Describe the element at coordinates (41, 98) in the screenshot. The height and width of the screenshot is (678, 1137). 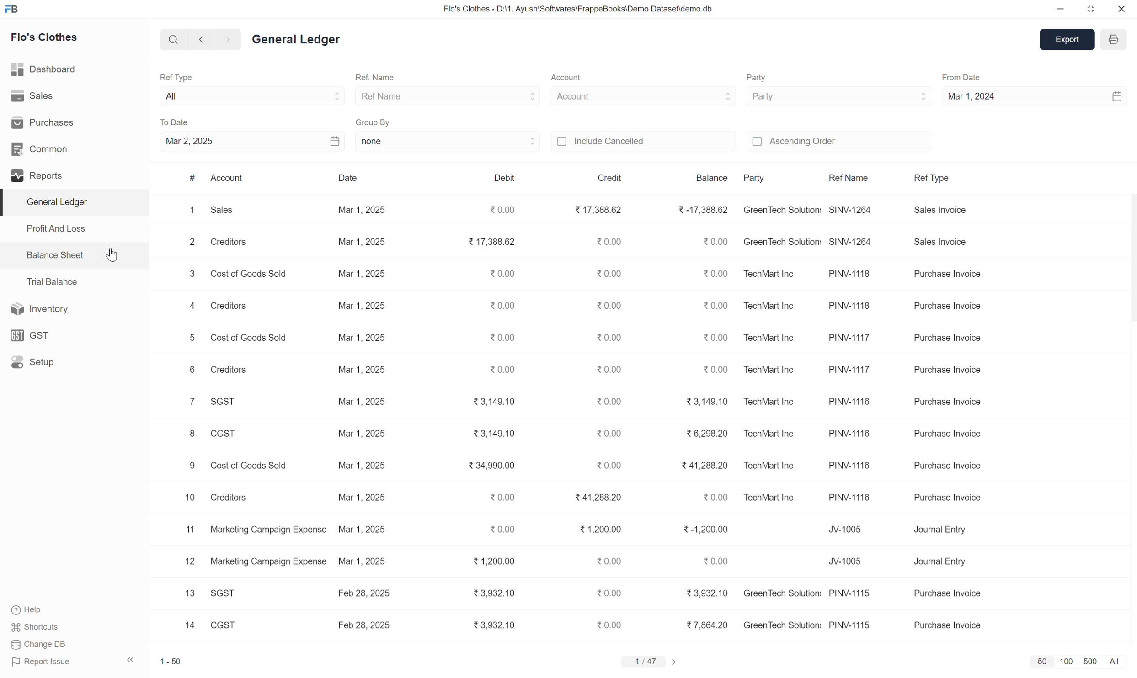
I see `Sales` at that location.